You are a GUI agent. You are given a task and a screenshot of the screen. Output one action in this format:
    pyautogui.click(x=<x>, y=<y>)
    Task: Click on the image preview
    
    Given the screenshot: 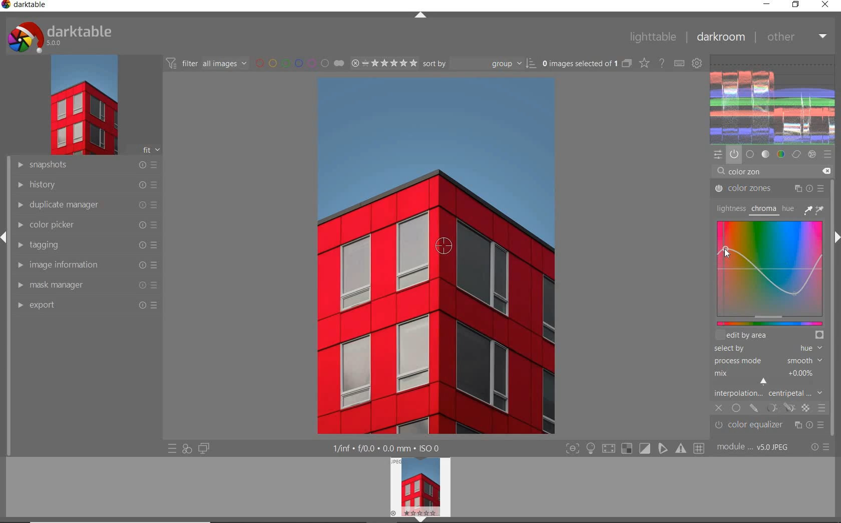 What is the action you would take?
    pyautogui.click(x=418, y=485)
    